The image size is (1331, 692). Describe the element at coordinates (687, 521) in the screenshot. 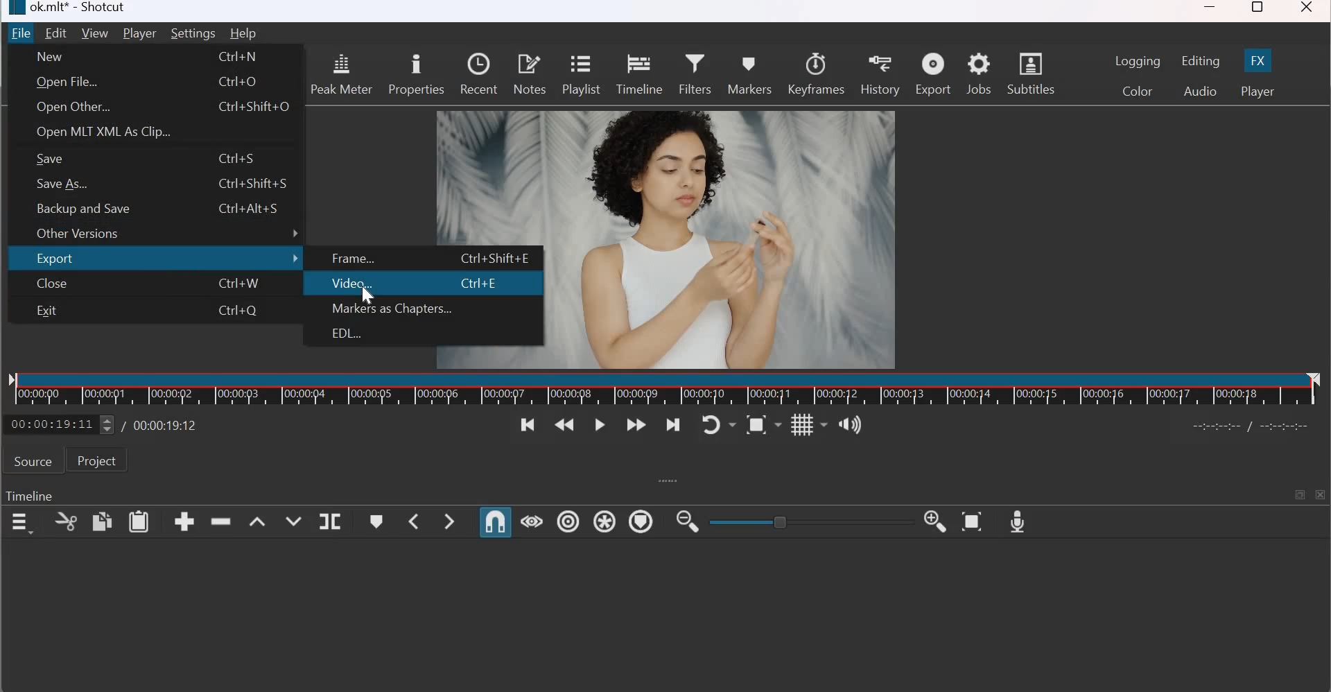

I see `Zoom Timeline out` at that location.